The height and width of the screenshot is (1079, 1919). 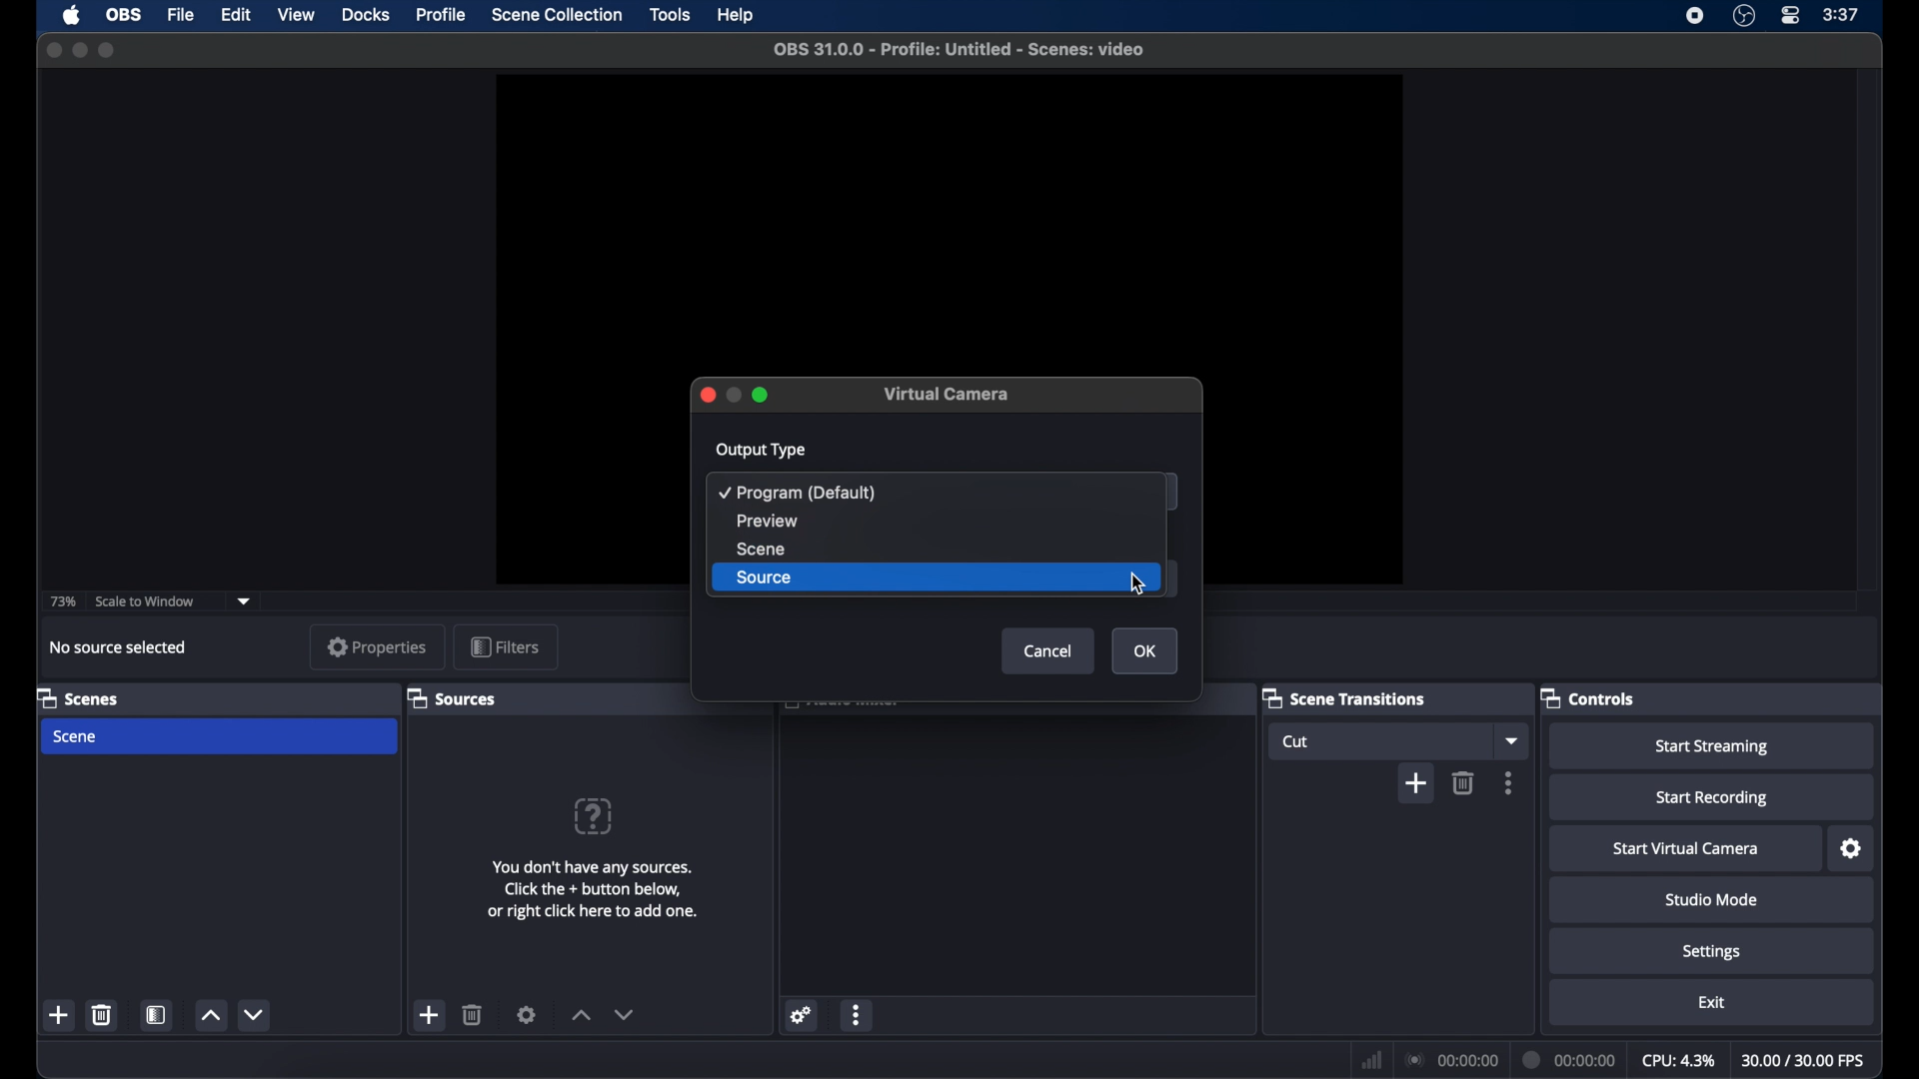 What do you see at coordinates (60, 1016) in the screenshot?
I see `add` at bounding box center [60, 1016].